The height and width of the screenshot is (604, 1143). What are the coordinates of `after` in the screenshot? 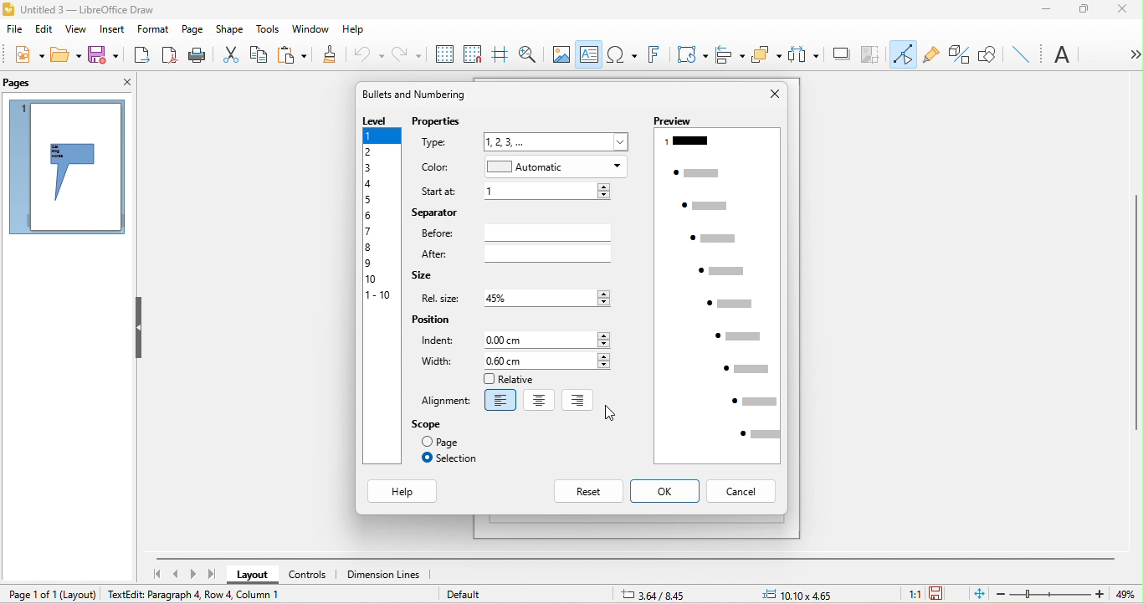 It's located at (514, 253).